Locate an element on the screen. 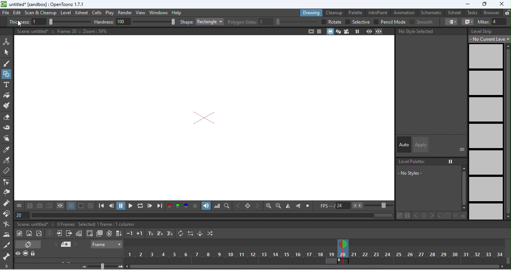  zoom 59% is located at coordinates (93, 31).